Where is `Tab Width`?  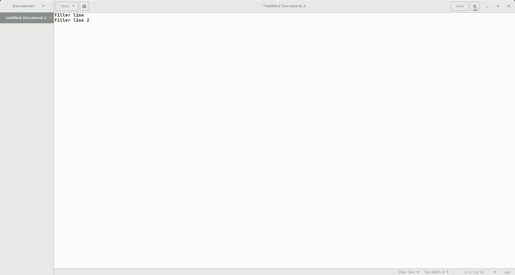
Tab Width is located at coordinates (437, 272).